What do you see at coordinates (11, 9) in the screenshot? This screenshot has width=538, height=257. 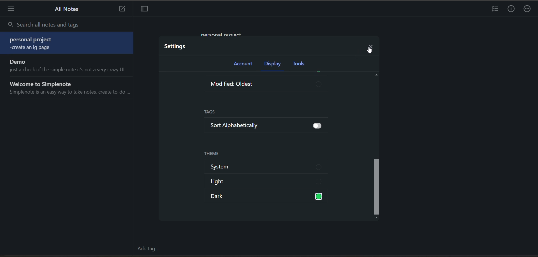 I see `menu` at bounding box center [11, 9].